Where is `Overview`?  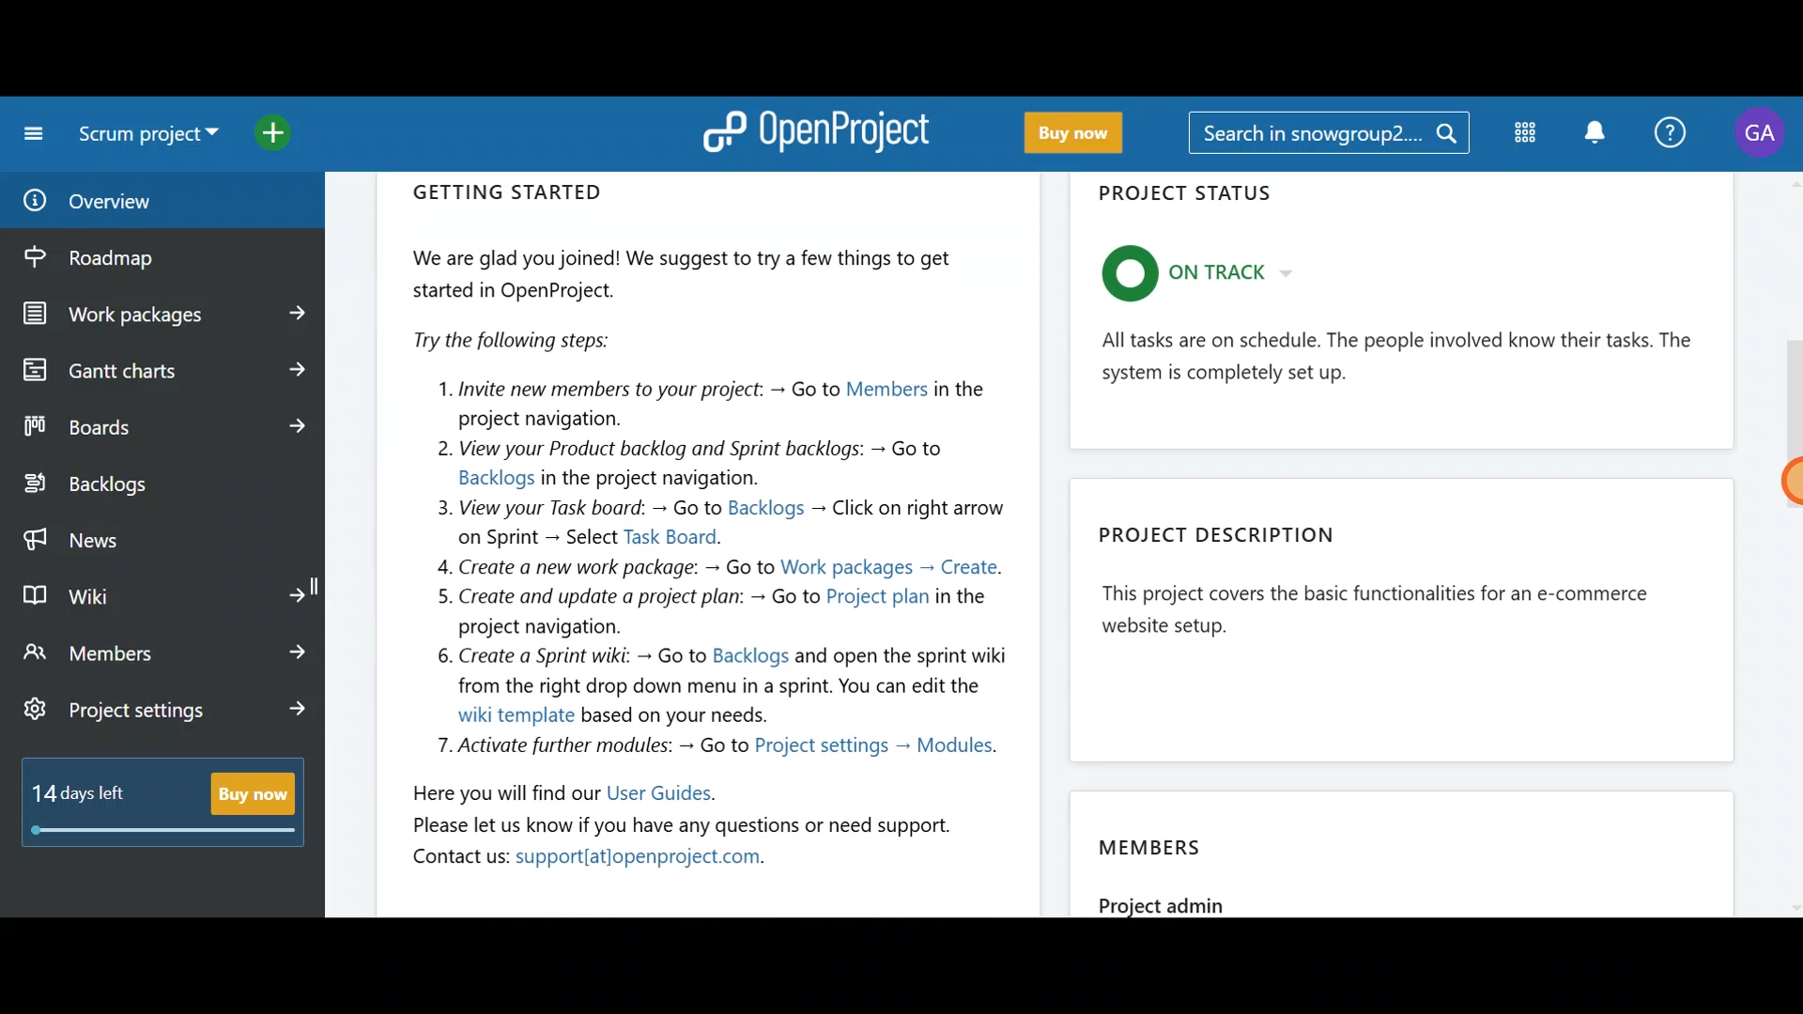
Overview is located at coordinates (139, 201).